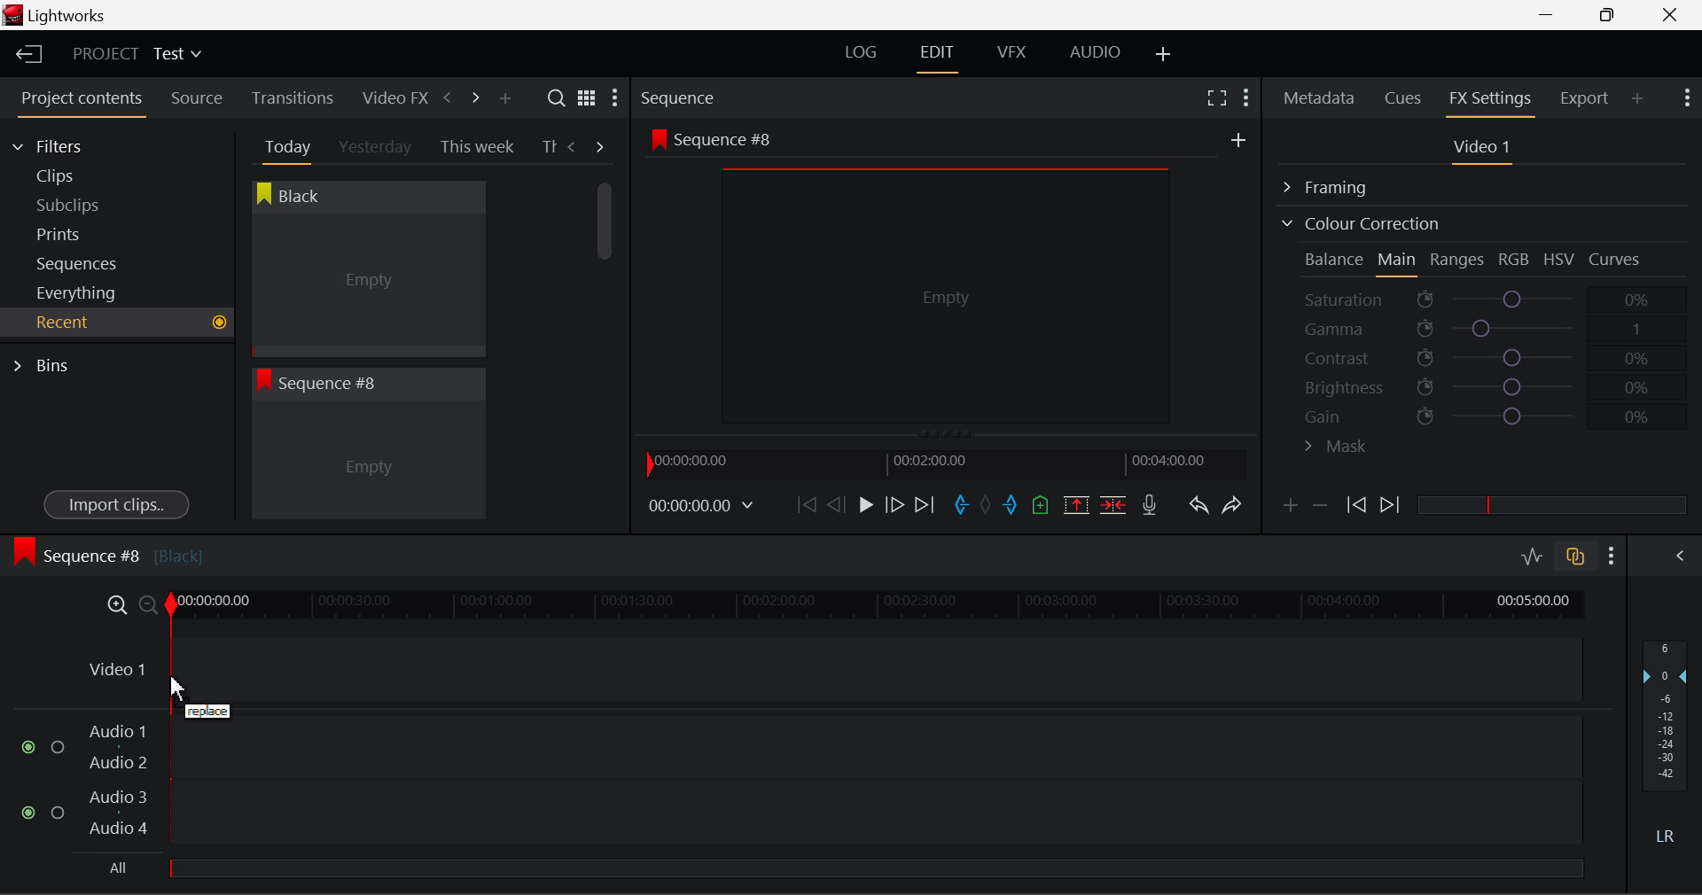 This screenshot has width=1702, height=895. Describe the element at coordinates (1320, 509) in the screenshot. I see `Delete keyframe` at that location.